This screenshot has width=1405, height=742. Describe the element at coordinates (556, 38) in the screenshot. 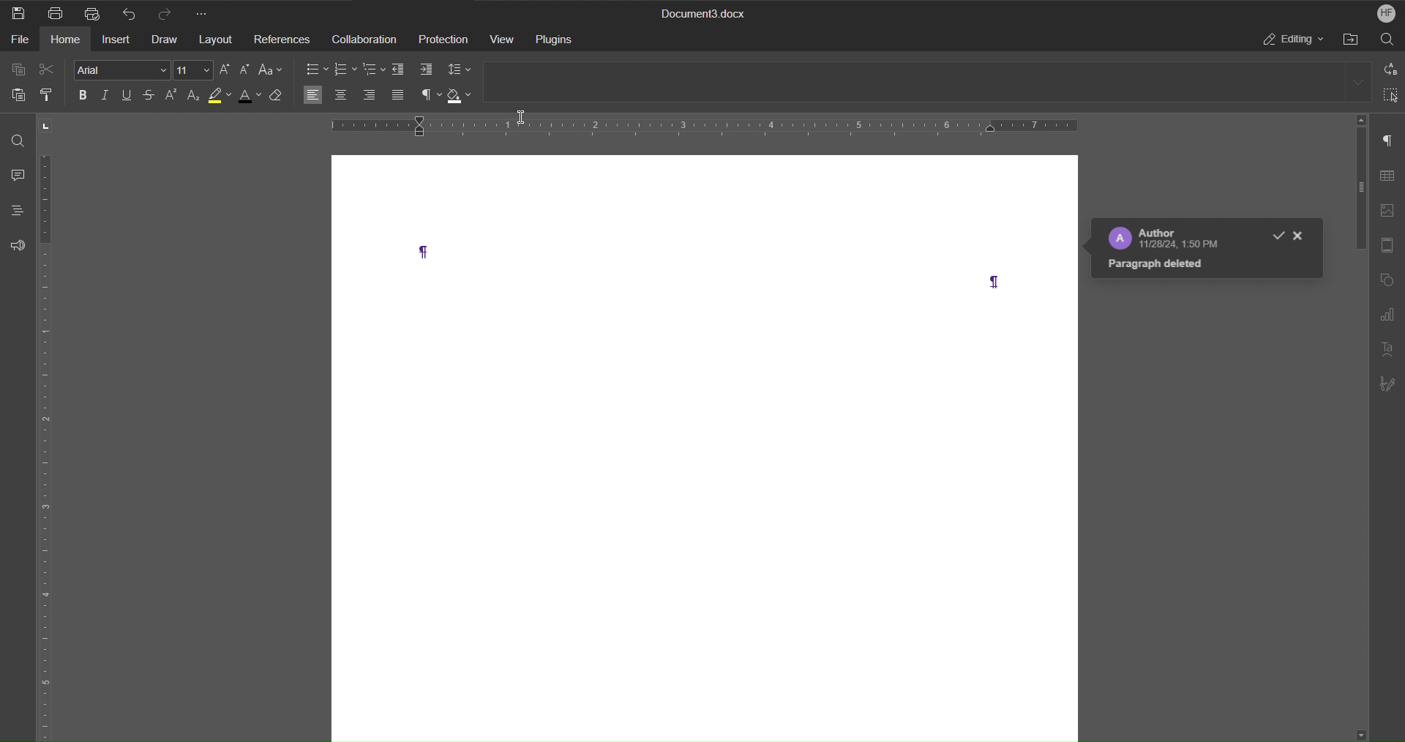

I see `Plugins` at that location.